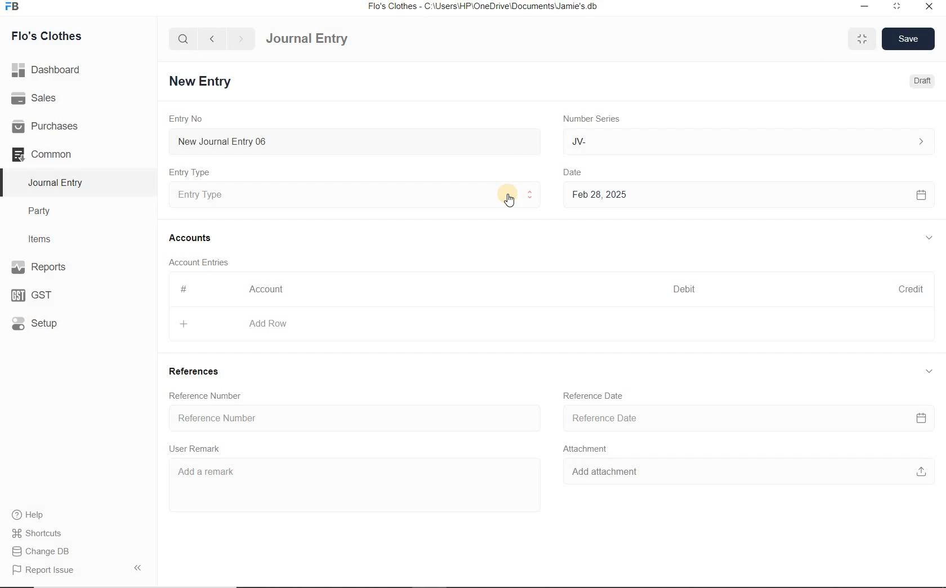  Describe the element at coordinates (929, 6) in the screenshot. I see `close` at that location.